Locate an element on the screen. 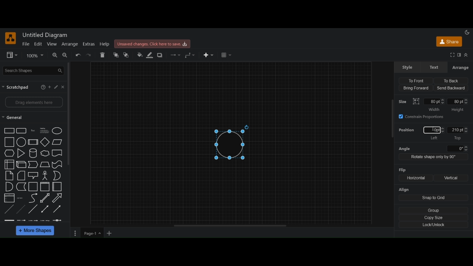 The image size is (473, 266). flip is located at coordinates (401, 170).